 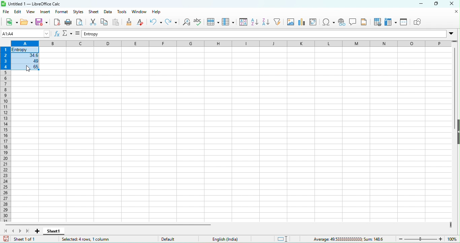 What do you see at coordinates (453, 4) in the screenshot?
I see `close` at bounding box center [453, 4].